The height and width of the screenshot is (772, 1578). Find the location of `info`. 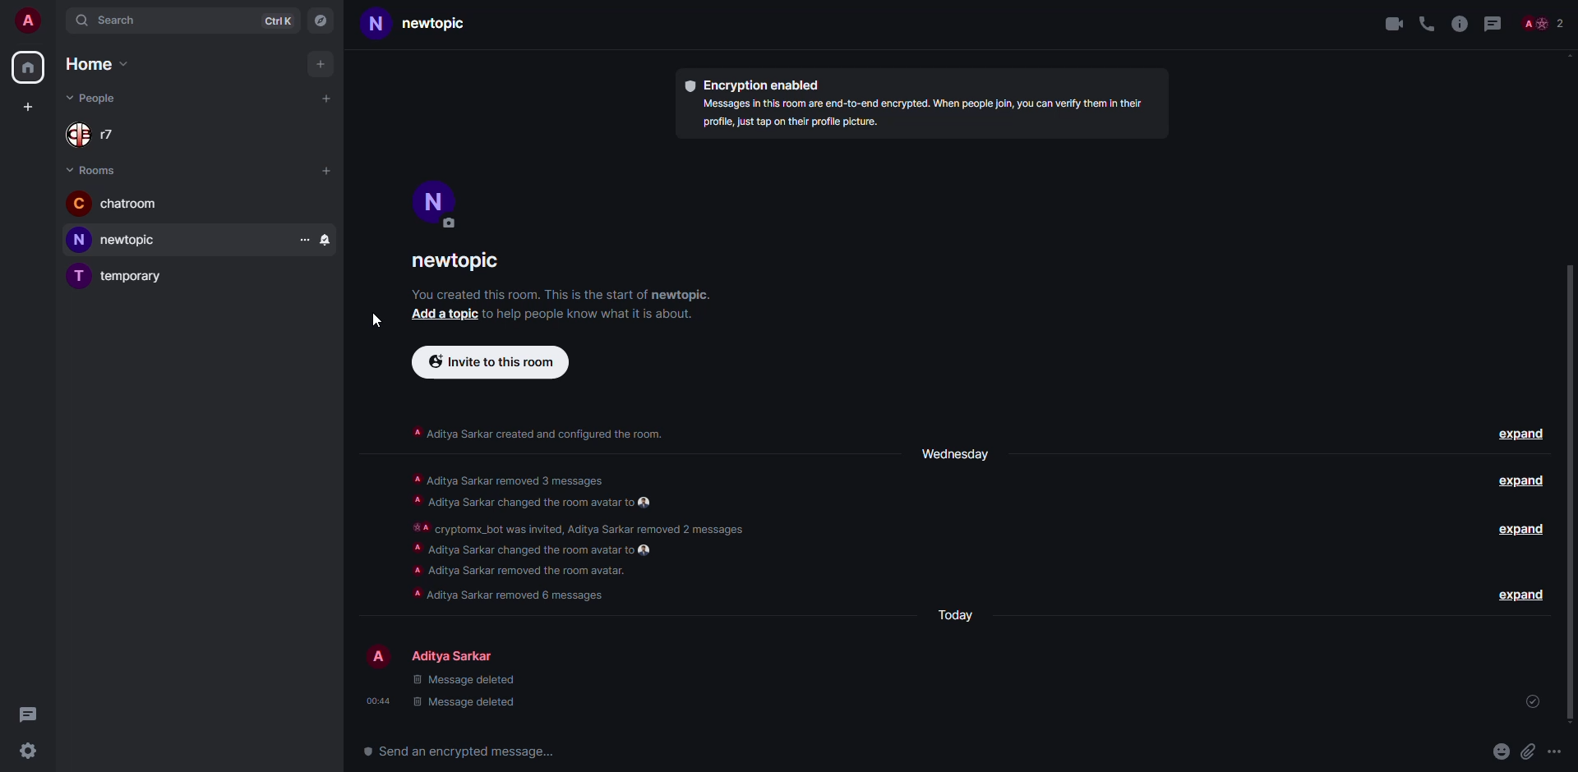

info is located at coordinates (570, 536).